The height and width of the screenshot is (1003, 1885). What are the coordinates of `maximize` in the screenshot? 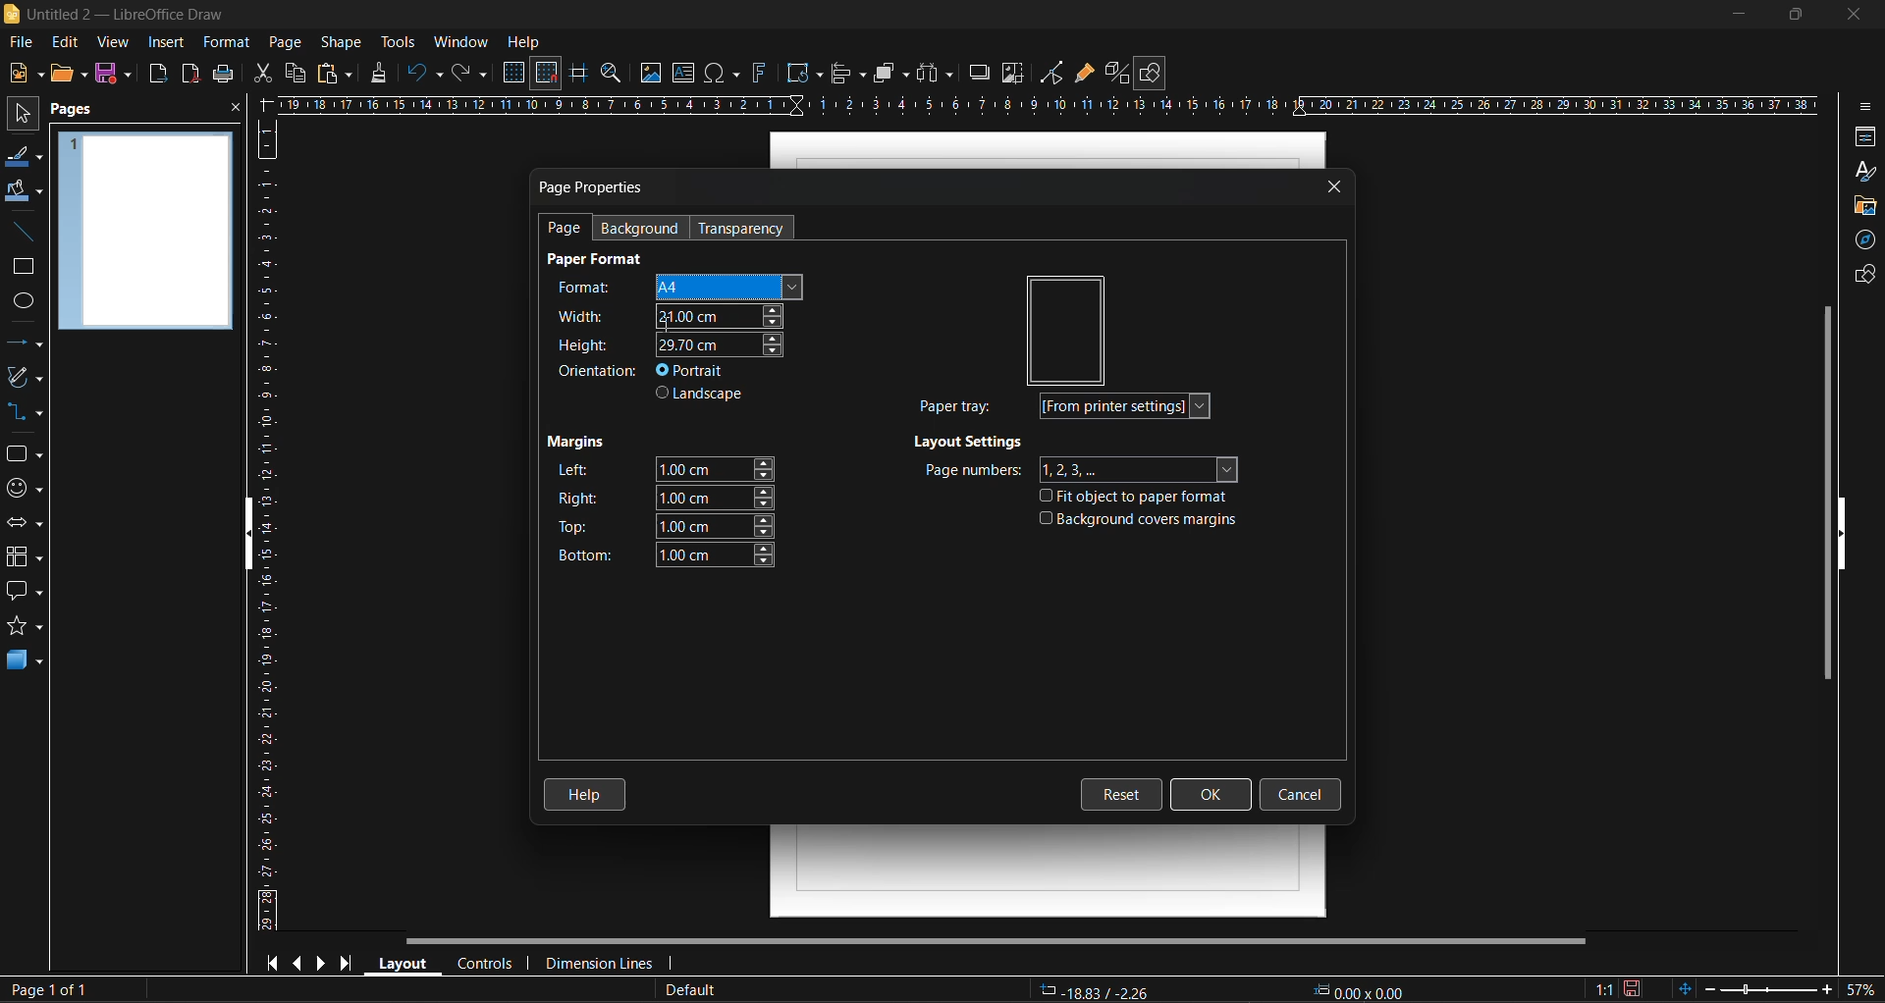 It's located at (1790, 16).